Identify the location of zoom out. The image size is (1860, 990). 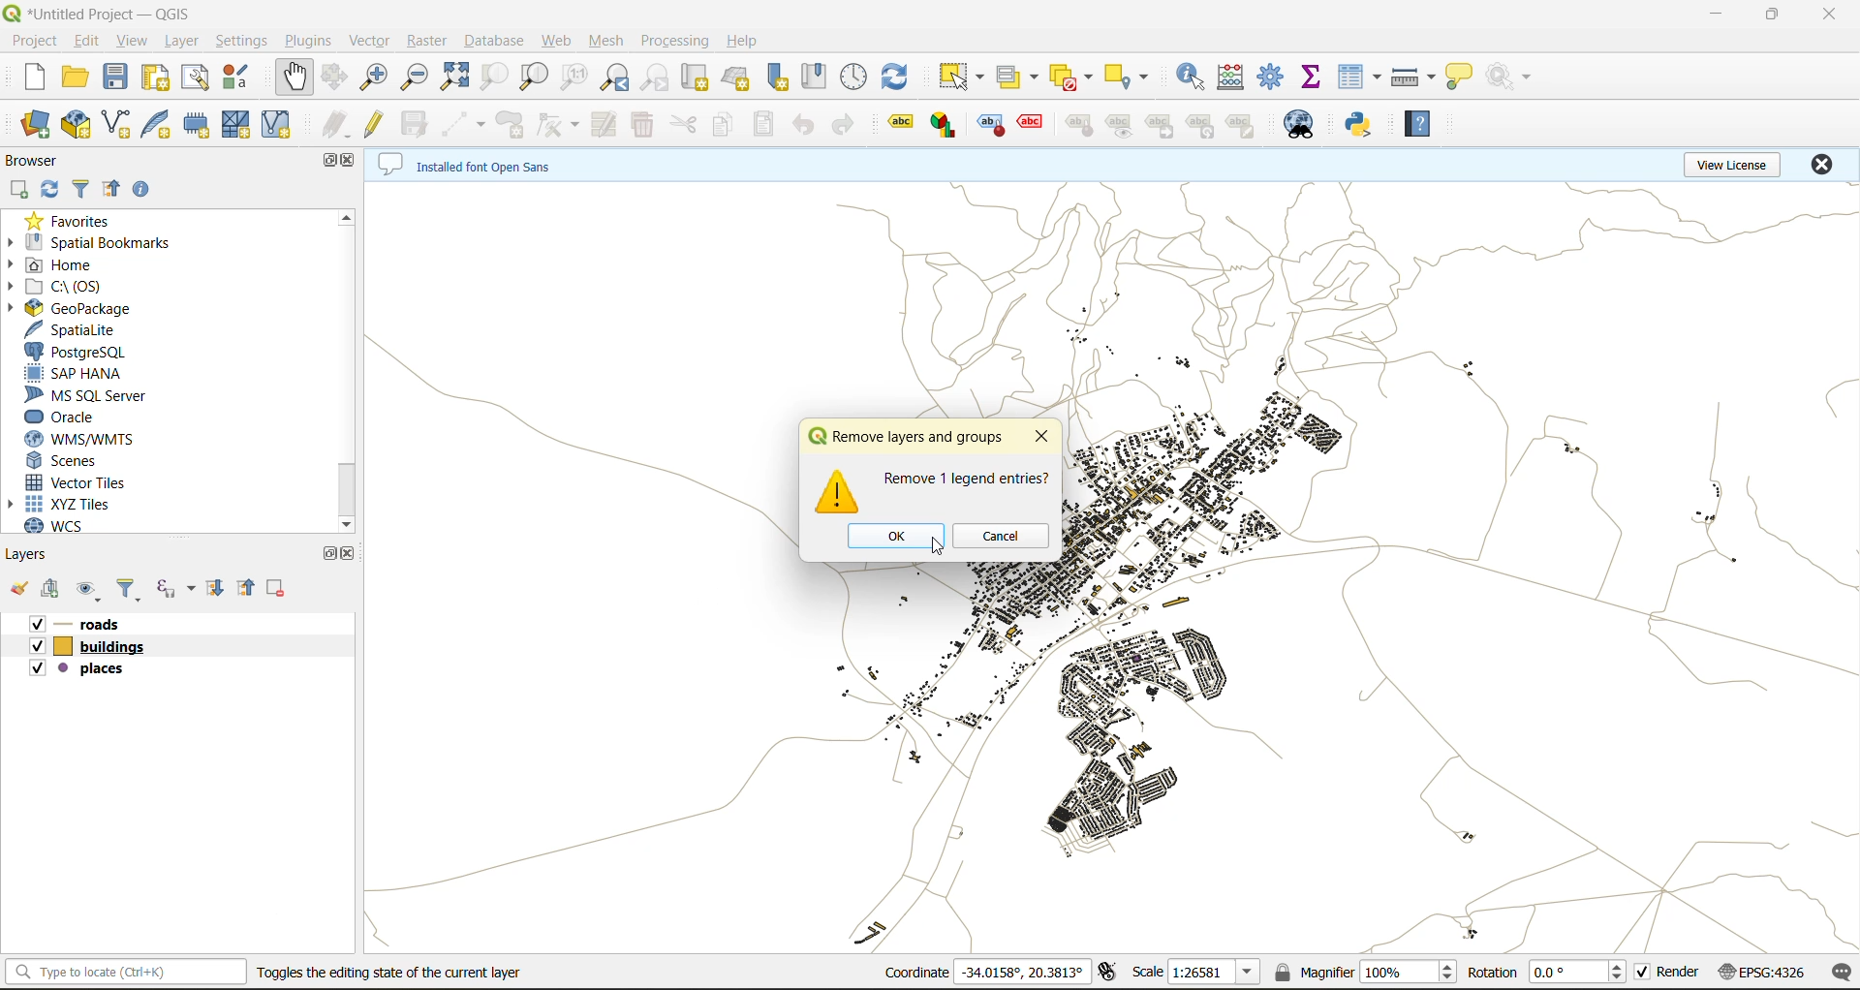
(417, 80).